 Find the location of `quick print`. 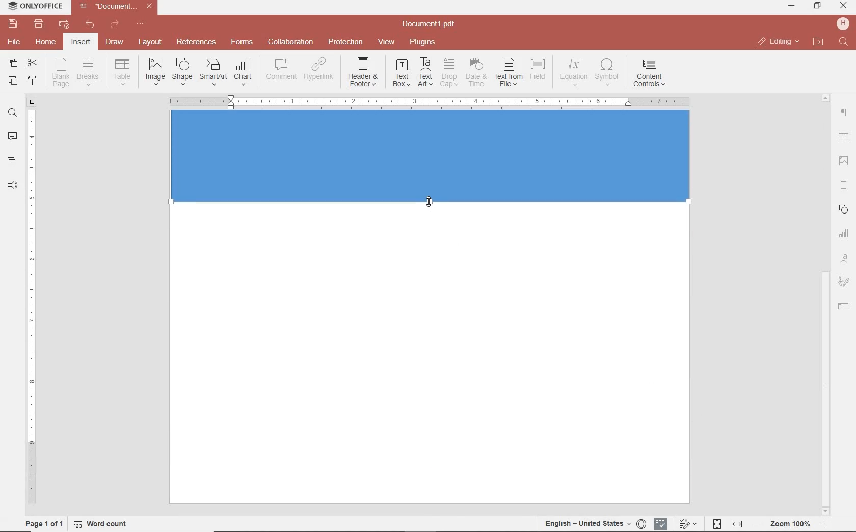

quick print is located at coordinates (63, 24).